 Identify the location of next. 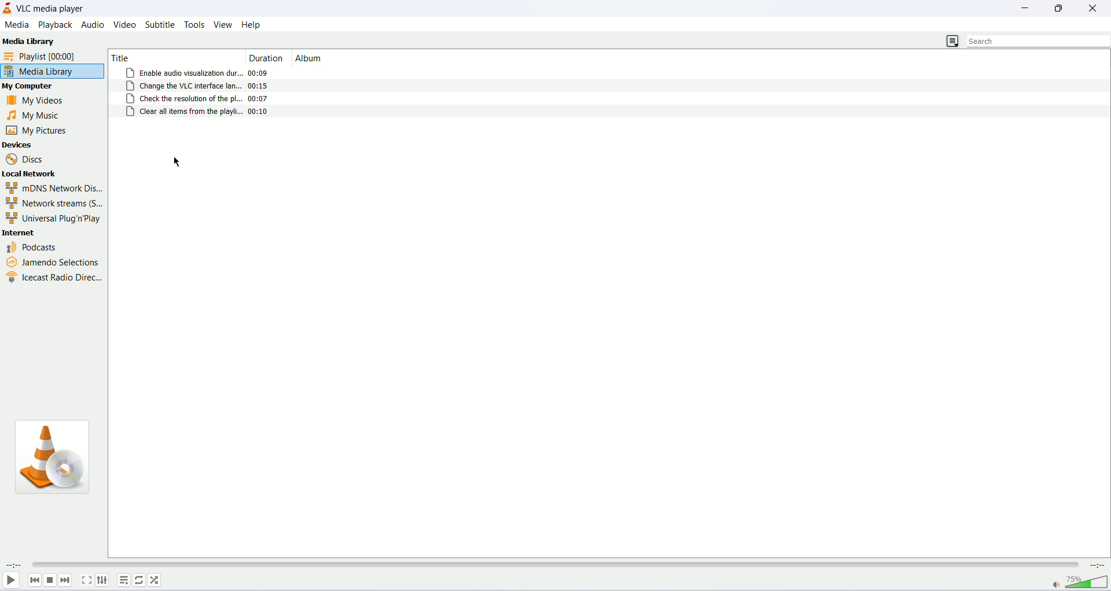
(67, 581).